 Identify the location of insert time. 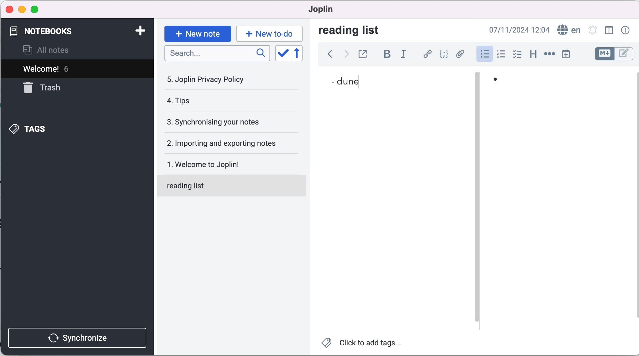
(566, 55).